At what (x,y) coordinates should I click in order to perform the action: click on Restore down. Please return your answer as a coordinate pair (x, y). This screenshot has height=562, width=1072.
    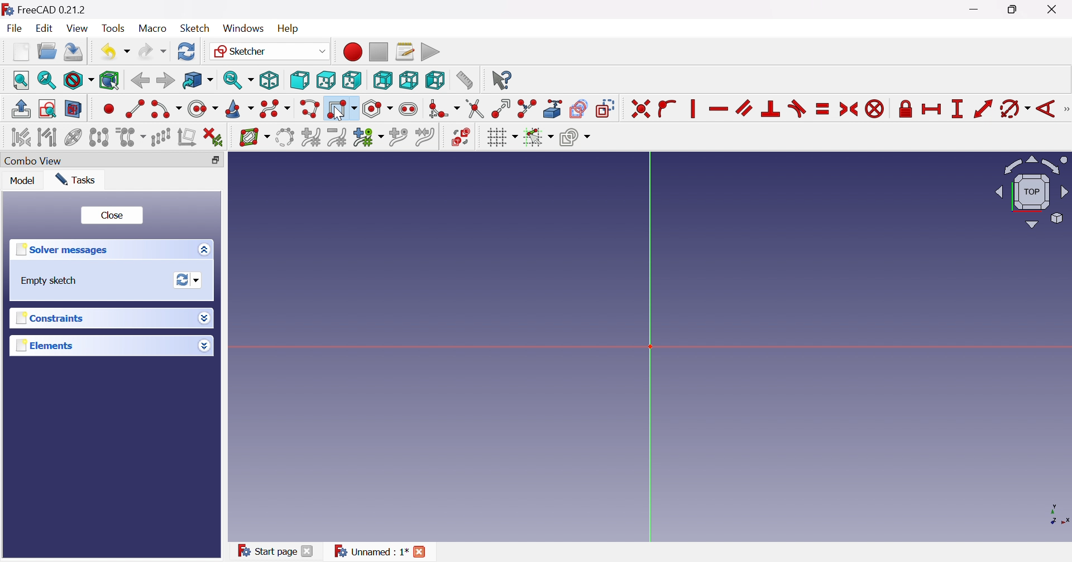
    Looking at the image, I should click on (216, 161).